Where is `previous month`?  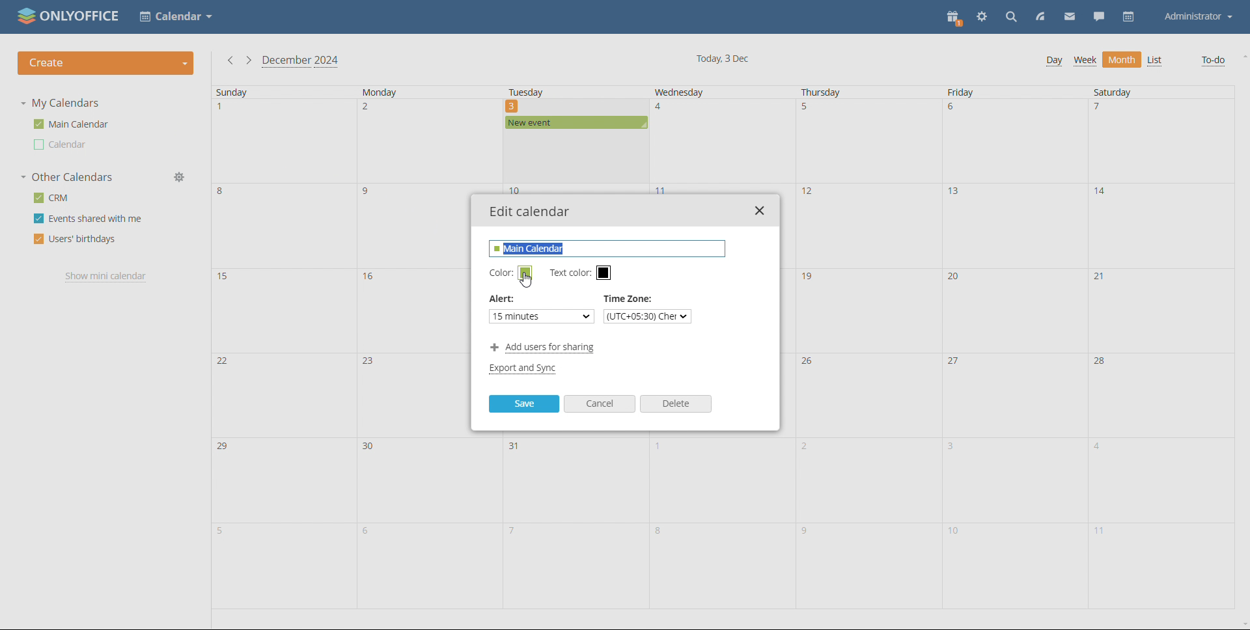 previous month is located at coordinates (229, 61).